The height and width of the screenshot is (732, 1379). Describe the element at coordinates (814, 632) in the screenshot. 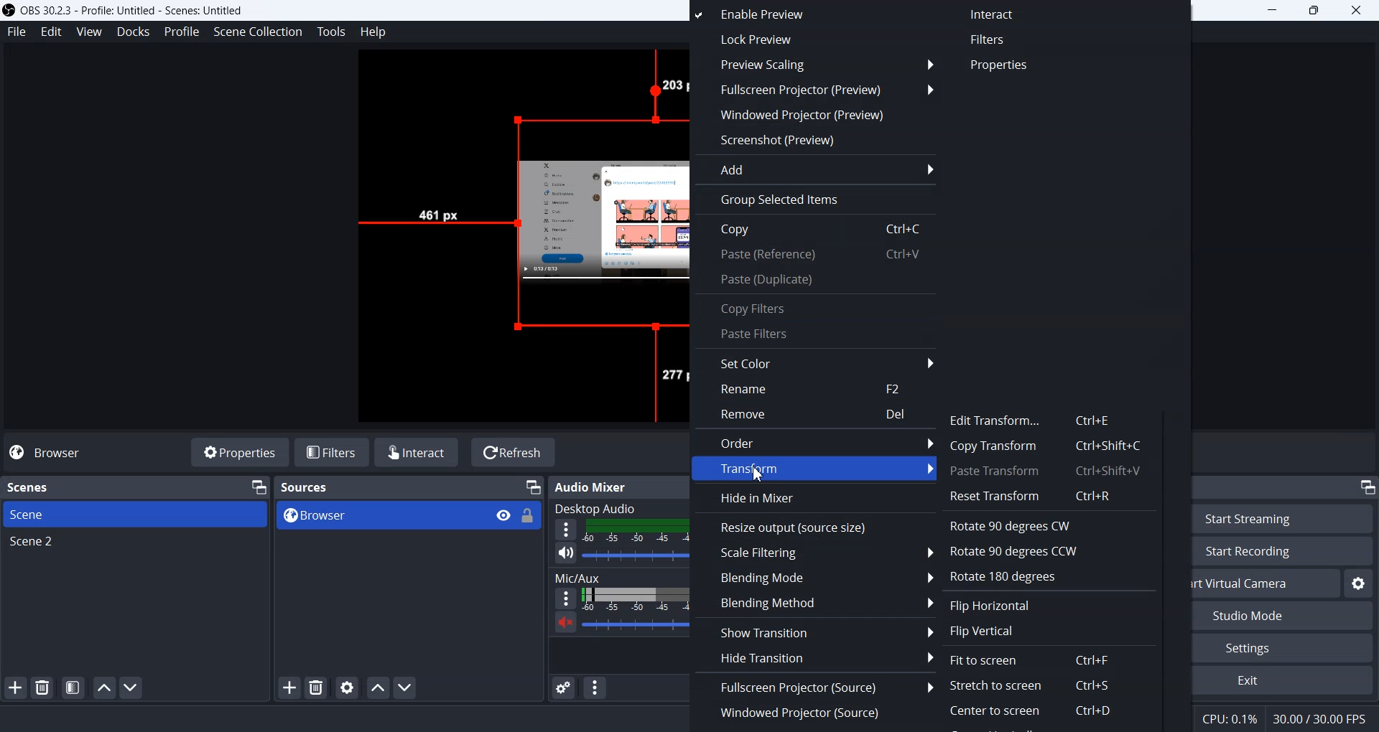

I see `Show Transition` at that location.